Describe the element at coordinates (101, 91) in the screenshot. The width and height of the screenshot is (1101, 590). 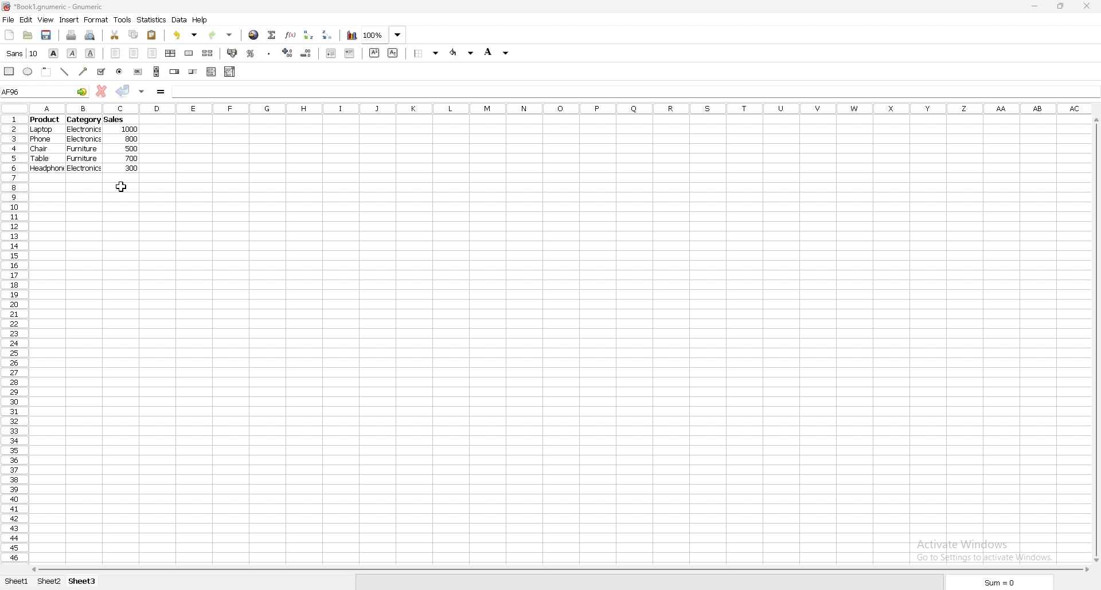
I see `cancel changes` at that location.